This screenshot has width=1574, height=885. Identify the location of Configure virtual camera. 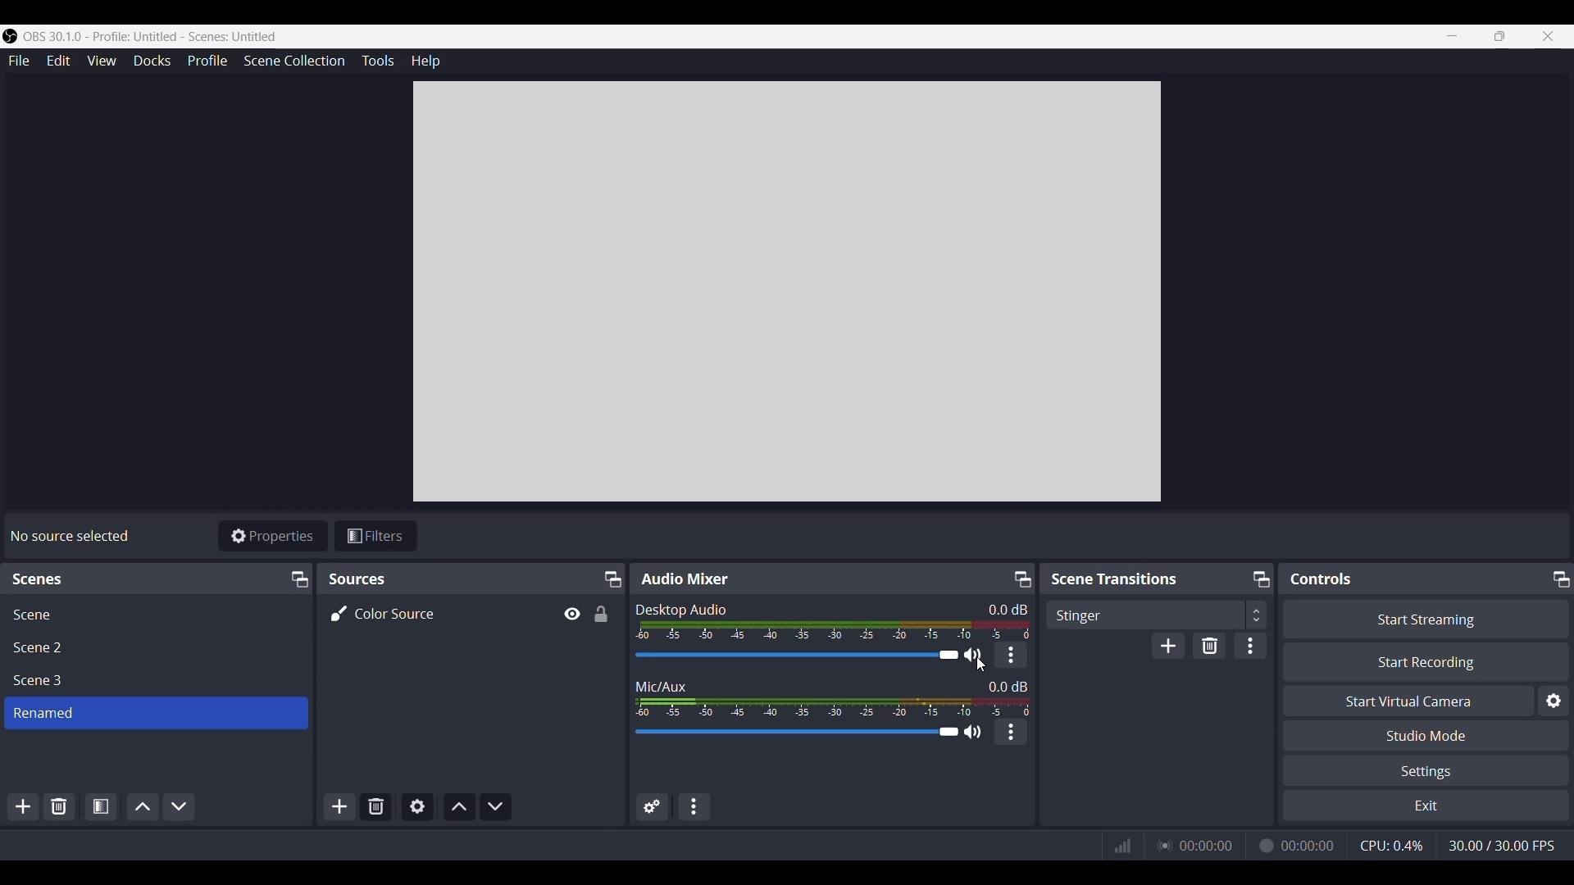
(1554, 701).